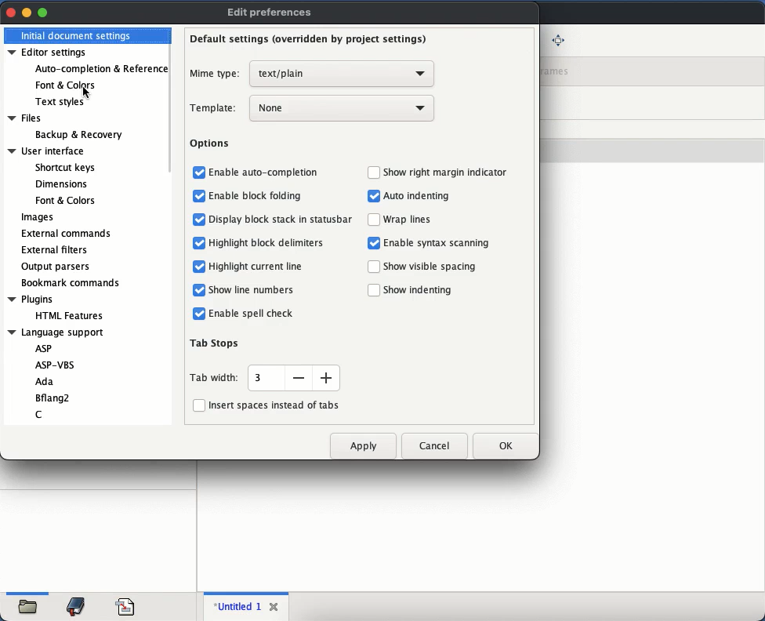 The width and height of the screenshot is (765, 621). What do you see at coordinates (198, 266) in the screenshot?
I see `checkbox` at bounding box center [198, 266].